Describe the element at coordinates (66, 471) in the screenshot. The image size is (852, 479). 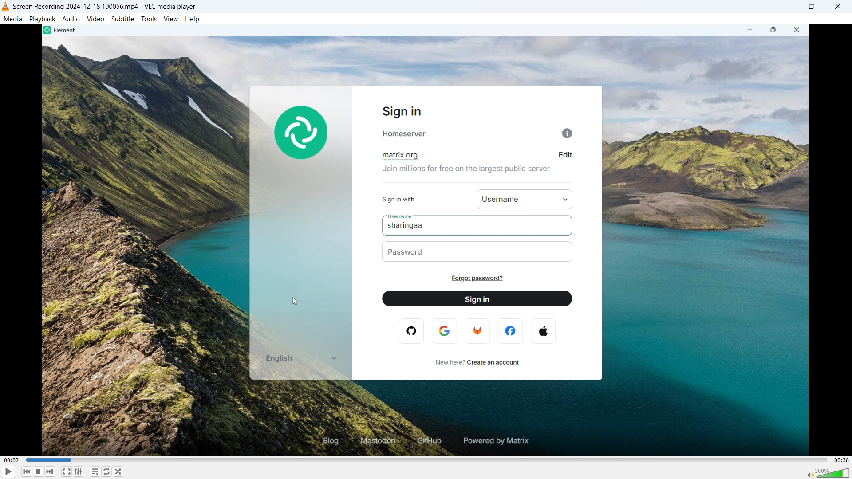
I see `Full screen ` at that location.